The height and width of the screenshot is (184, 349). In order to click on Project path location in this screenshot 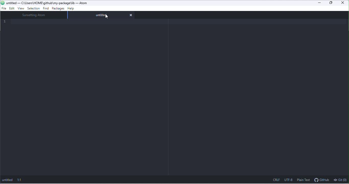, I will do `click(67, 3)`.